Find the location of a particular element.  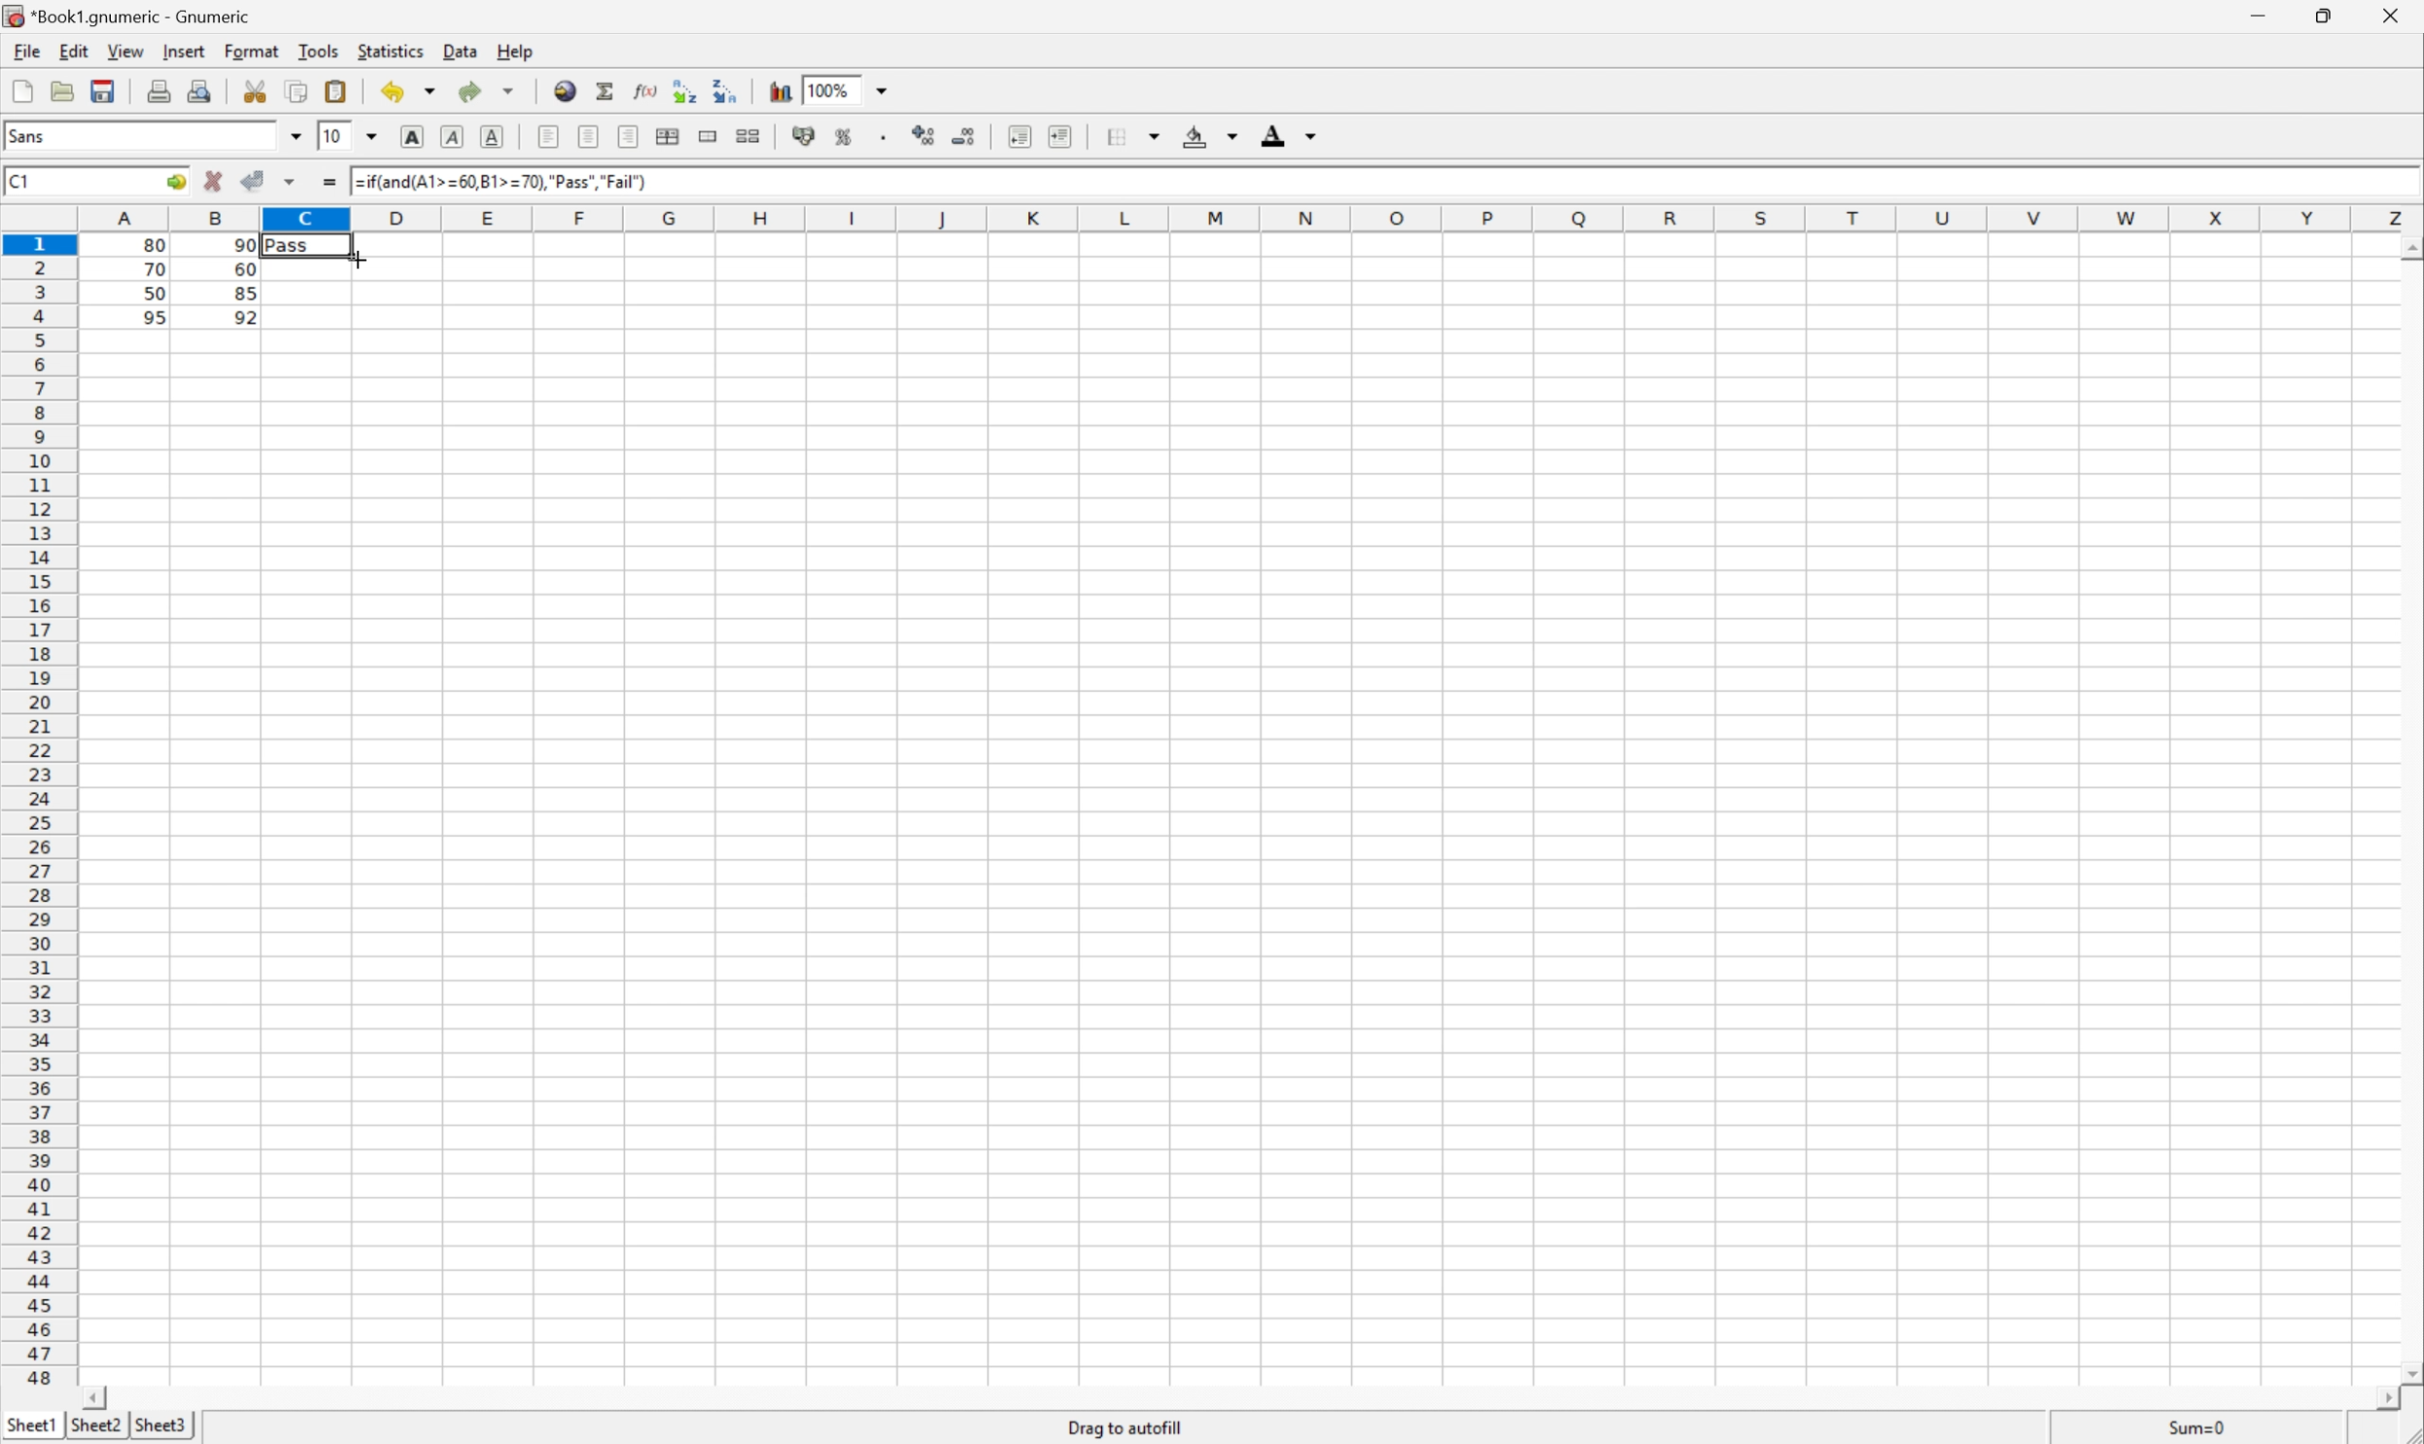

Paste the clipboard is located at coordinates (338, 92).